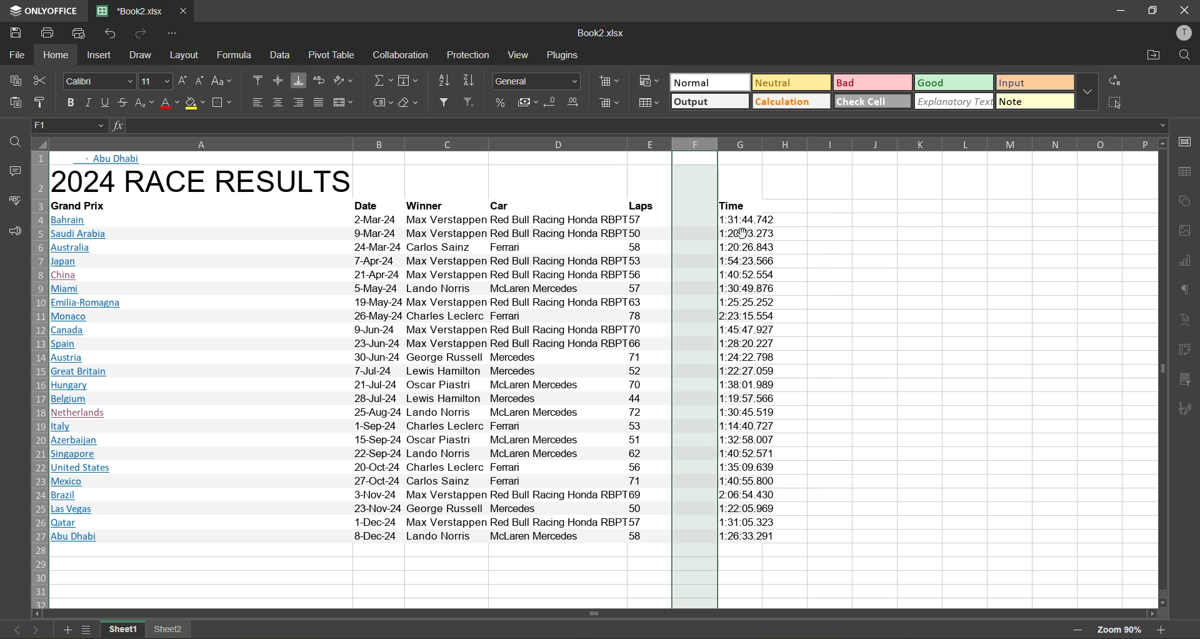  What do you see at coordinates (36, 611) in the screenshot?
I see `move left` at bounding box center [36, 611].